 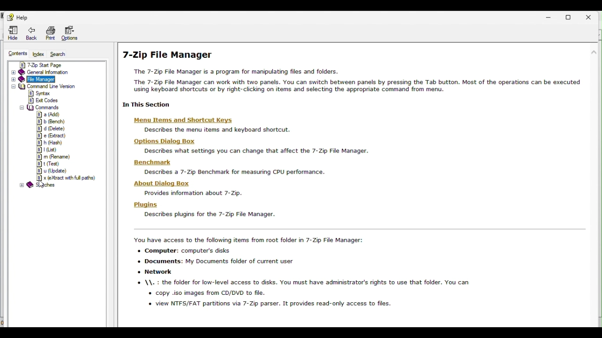 I want to click on Describes what settings you can change that affect the 7-Zip File Manager., so click(x=256, y=151).